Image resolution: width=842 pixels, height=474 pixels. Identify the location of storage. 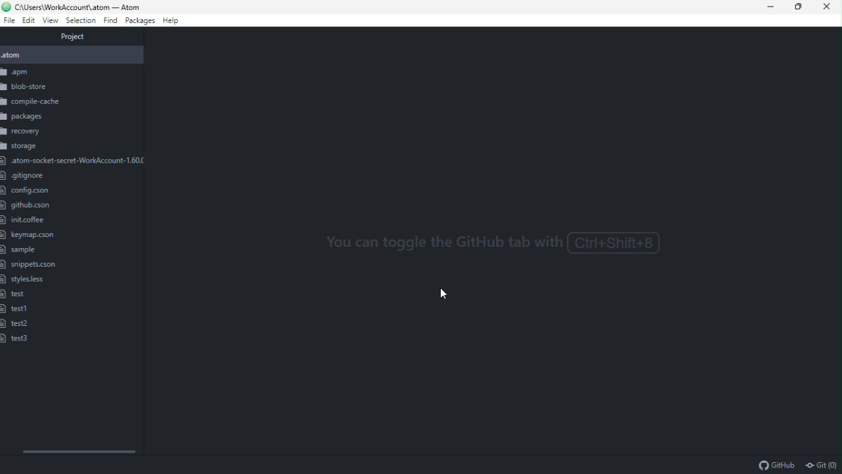
(21, 147).